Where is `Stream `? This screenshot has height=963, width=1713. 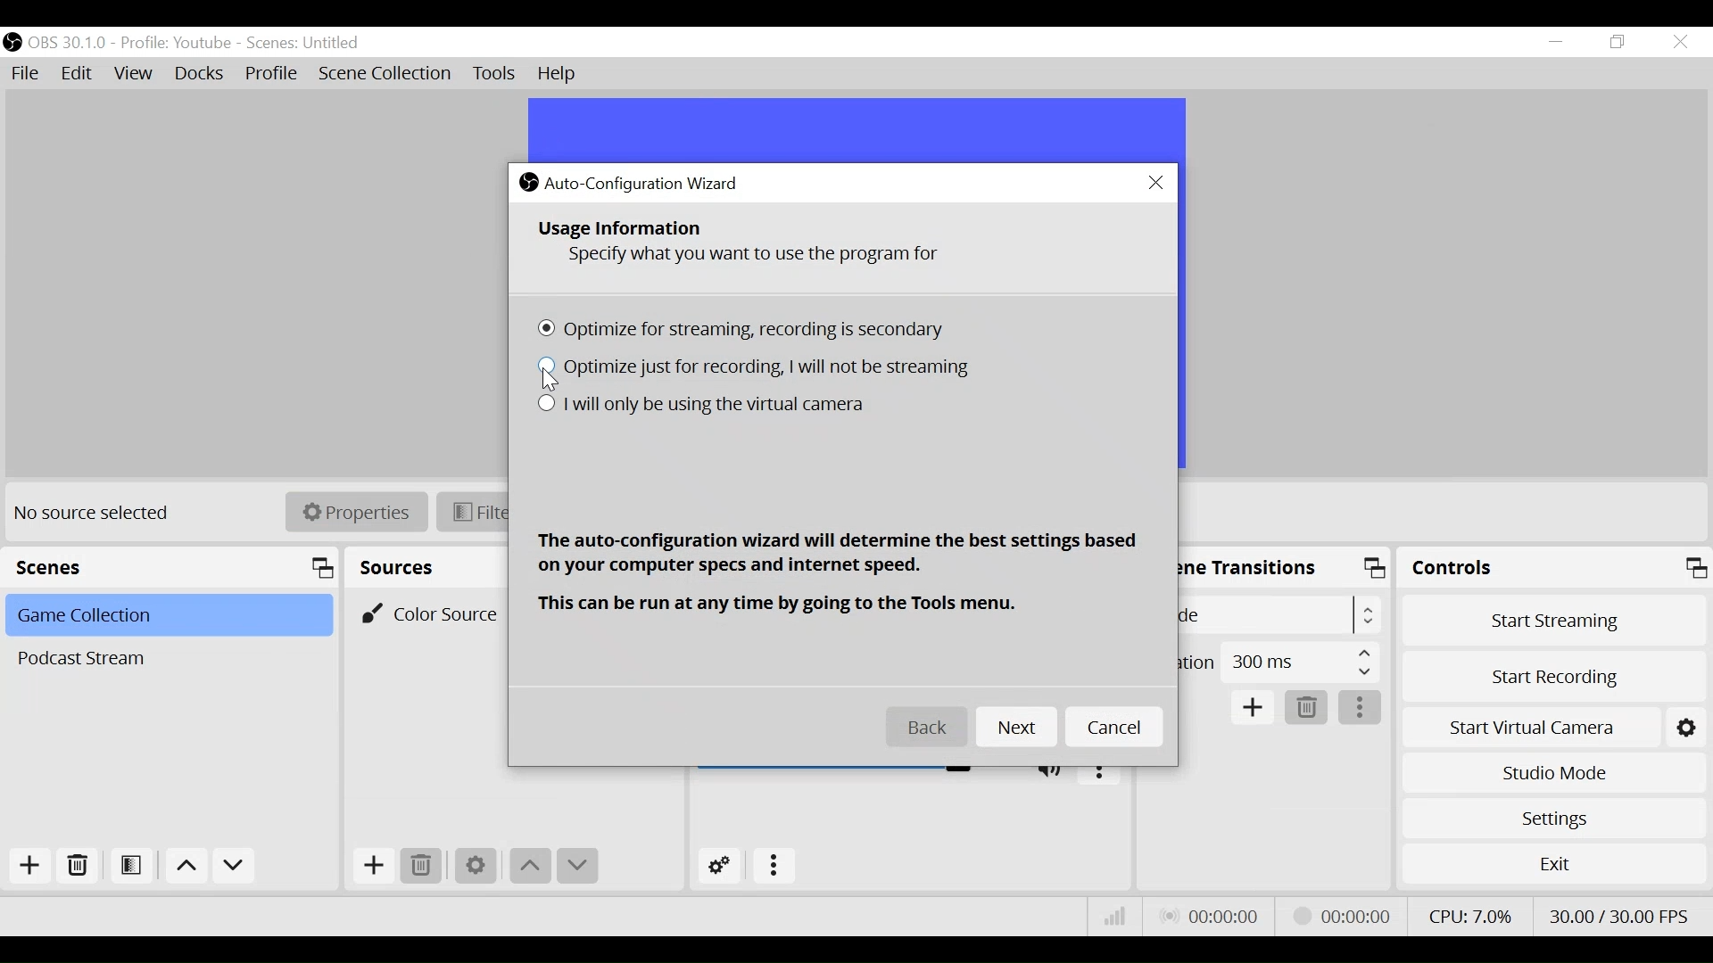 Stream  is located at coordinates (1345, 916).